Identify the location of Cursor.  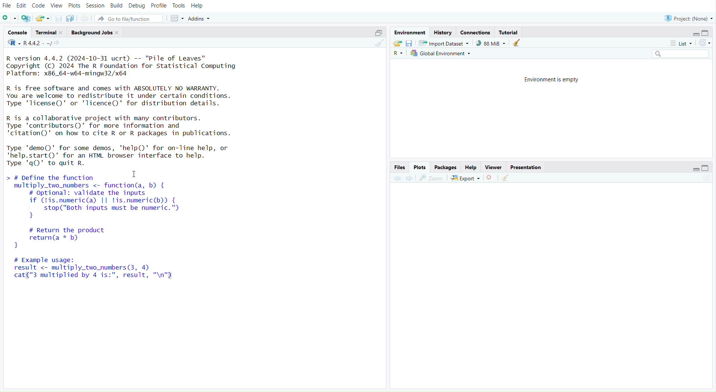
(137, 175).